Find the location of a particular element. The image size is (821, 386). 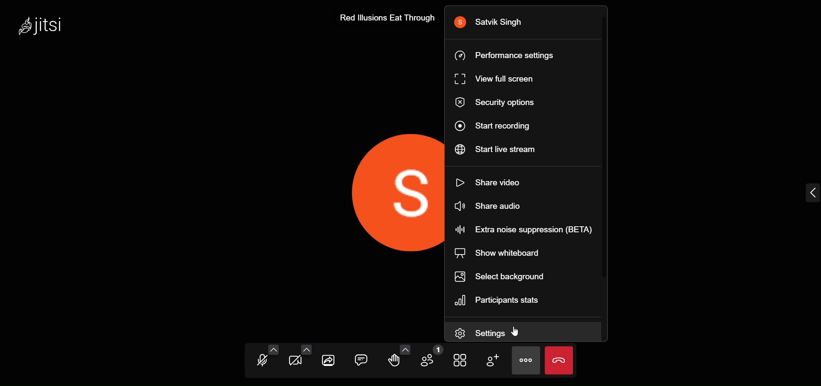

raise hand is located at coordinates (396, 362).